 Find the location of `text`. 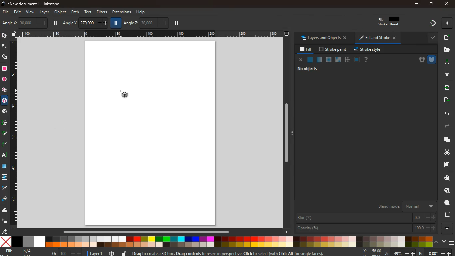

text is located at coordinates (3, 155).